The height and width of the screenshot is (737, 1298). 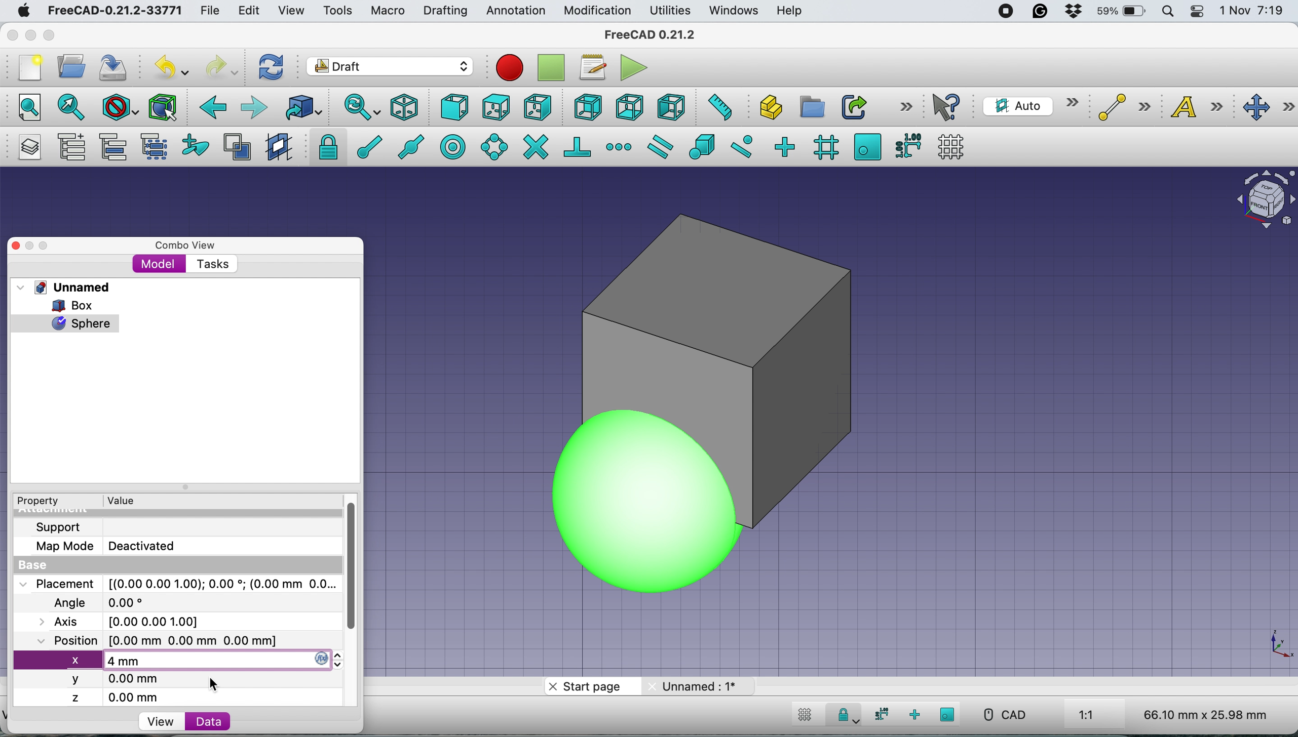 What do you see at coordinates (629, 108) in the screenshot?
I see `bottom` at bounding box center [629, 108].